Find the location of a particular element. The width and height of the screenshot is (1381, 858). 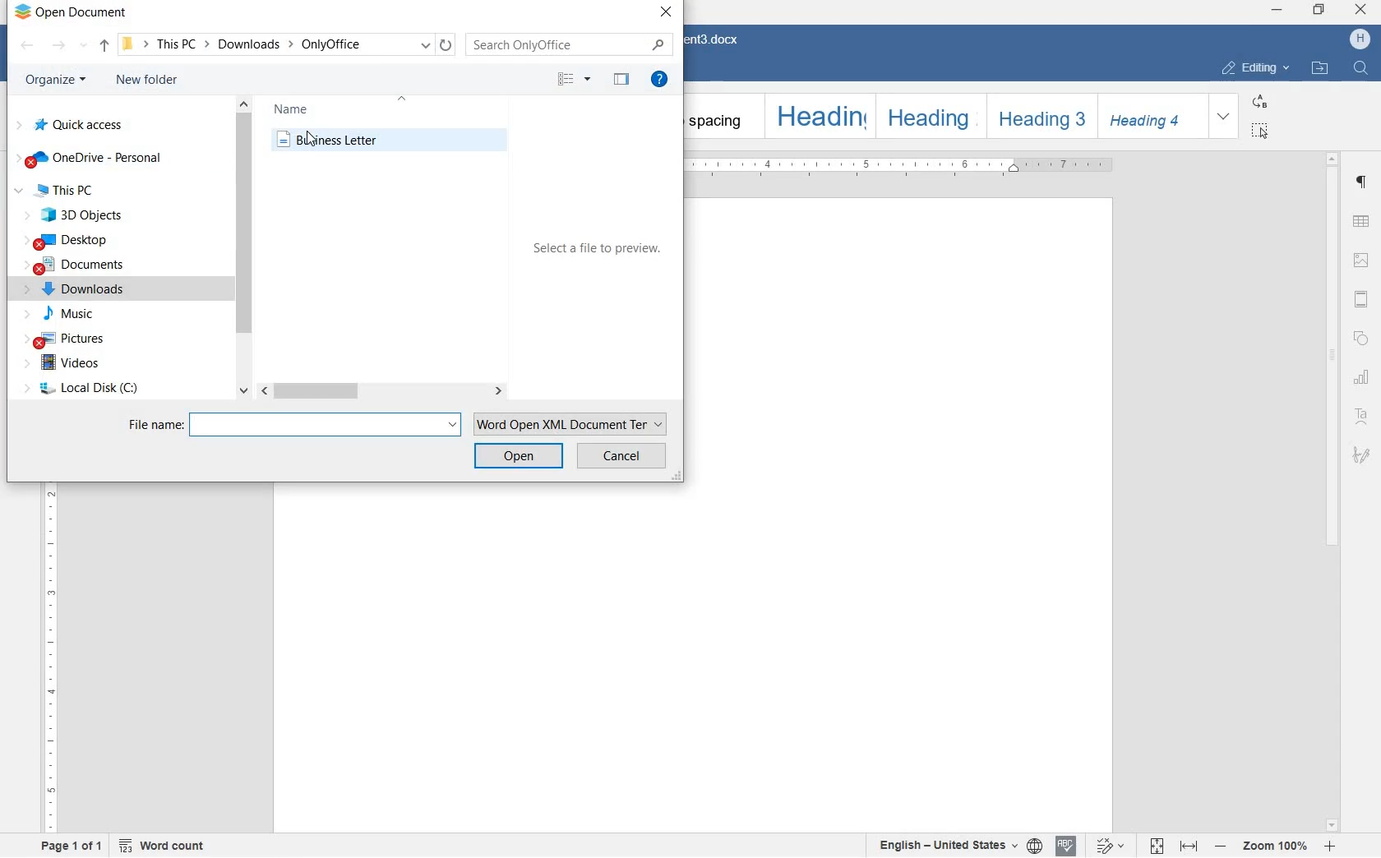

help is located at coordinates (659, 82).